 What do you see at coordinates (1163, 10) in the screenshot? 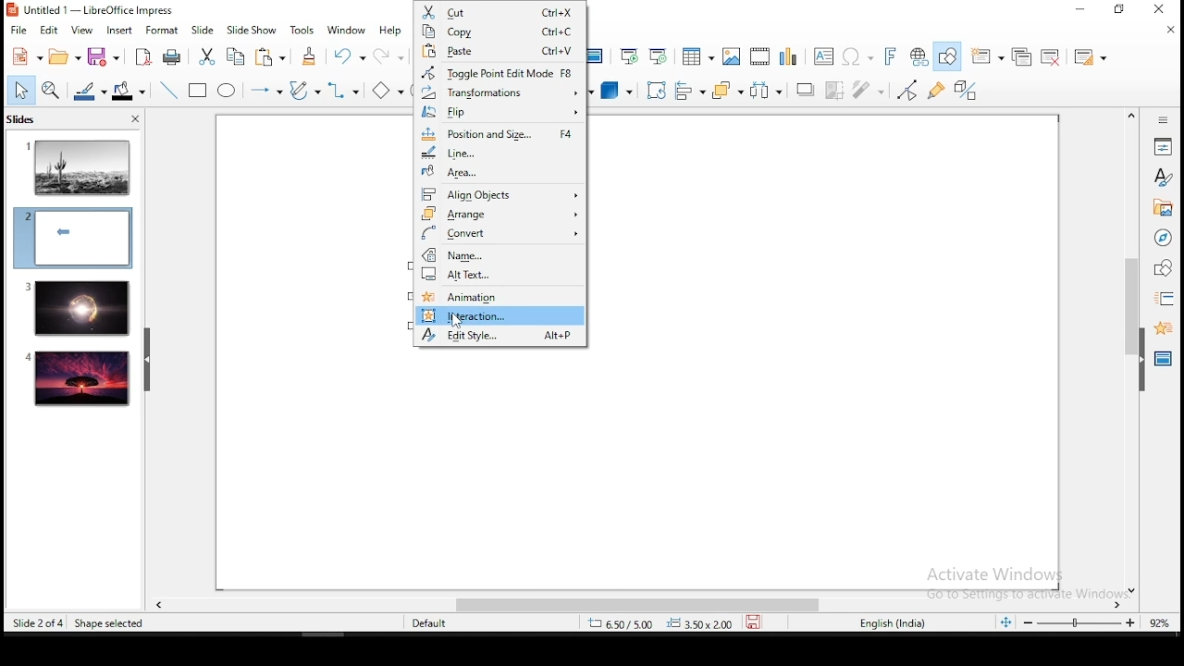
I see `close window` at bounding box center [1163, 10].